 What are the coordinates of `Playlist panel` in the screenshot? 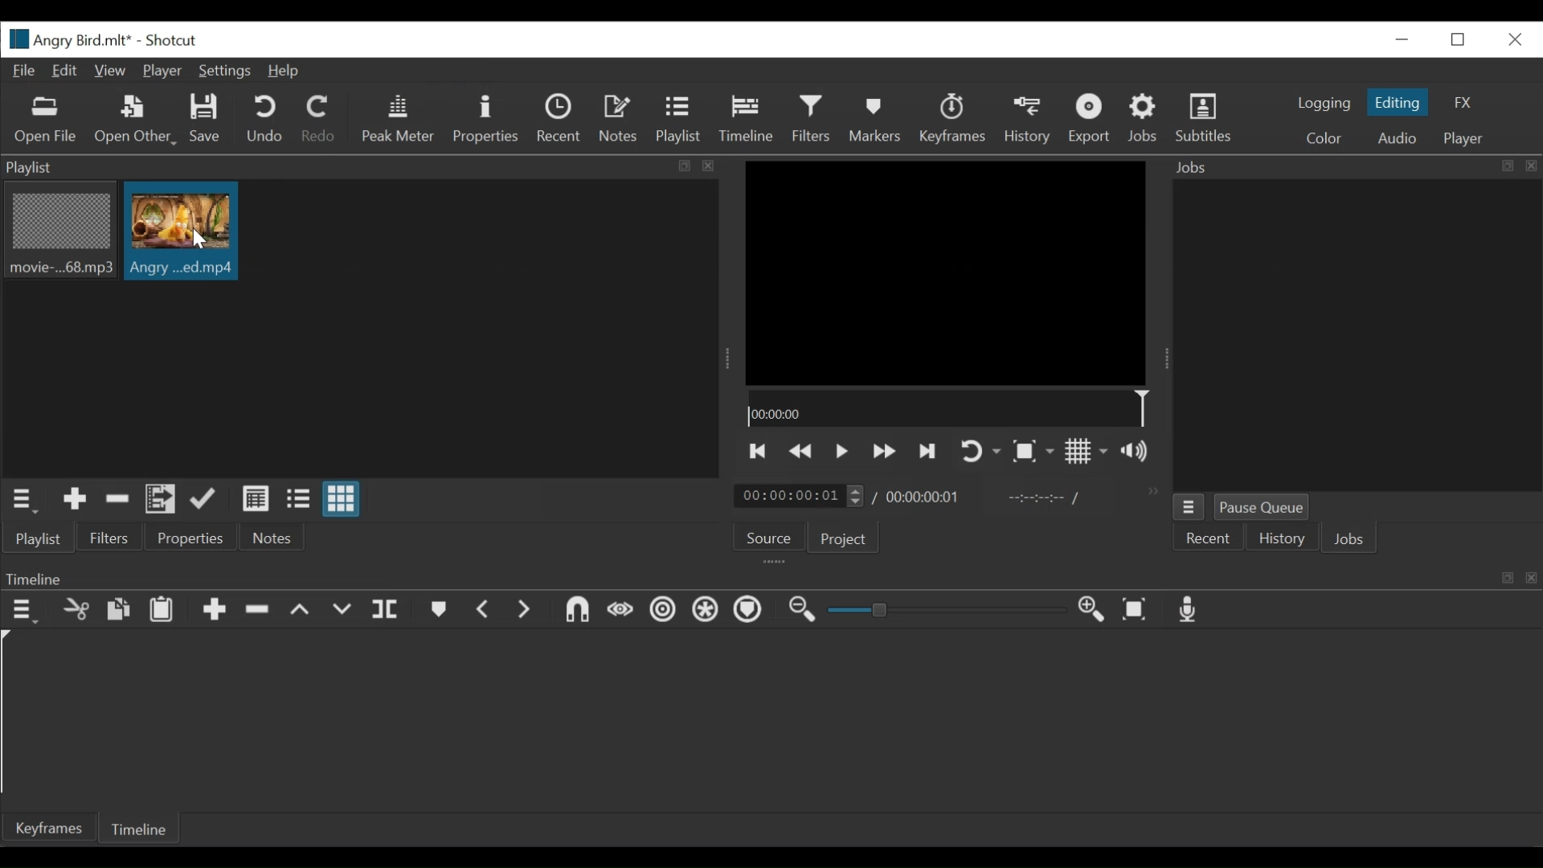 It's located at (362, 168).